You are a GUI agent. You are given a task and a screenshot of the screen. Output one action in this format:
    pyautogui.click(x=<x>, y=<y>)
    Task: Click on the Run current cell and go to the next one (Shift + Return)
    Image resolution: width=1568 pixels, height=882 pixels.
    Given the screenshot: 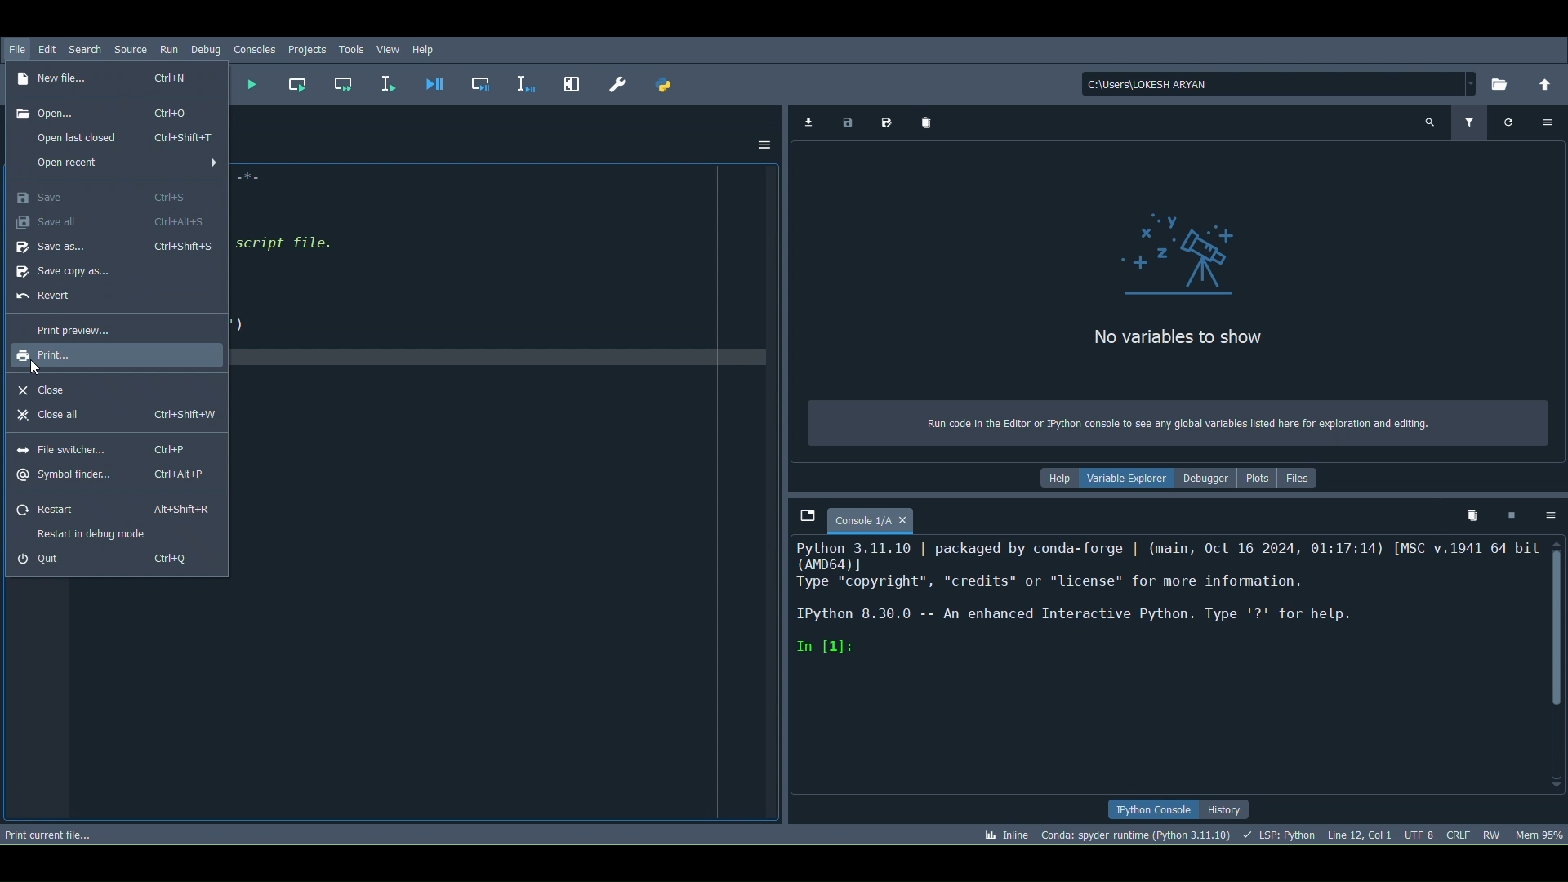 What is the action you would take?
    pyautogui.click(x=346, y=82)
    